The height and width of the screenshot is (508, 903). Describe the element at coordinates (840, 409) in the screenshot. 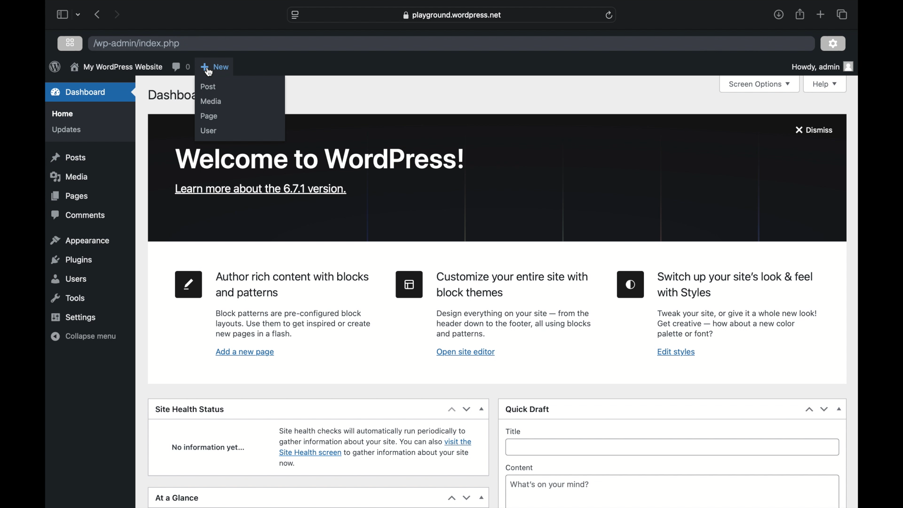

I see `dropdown` at that location.